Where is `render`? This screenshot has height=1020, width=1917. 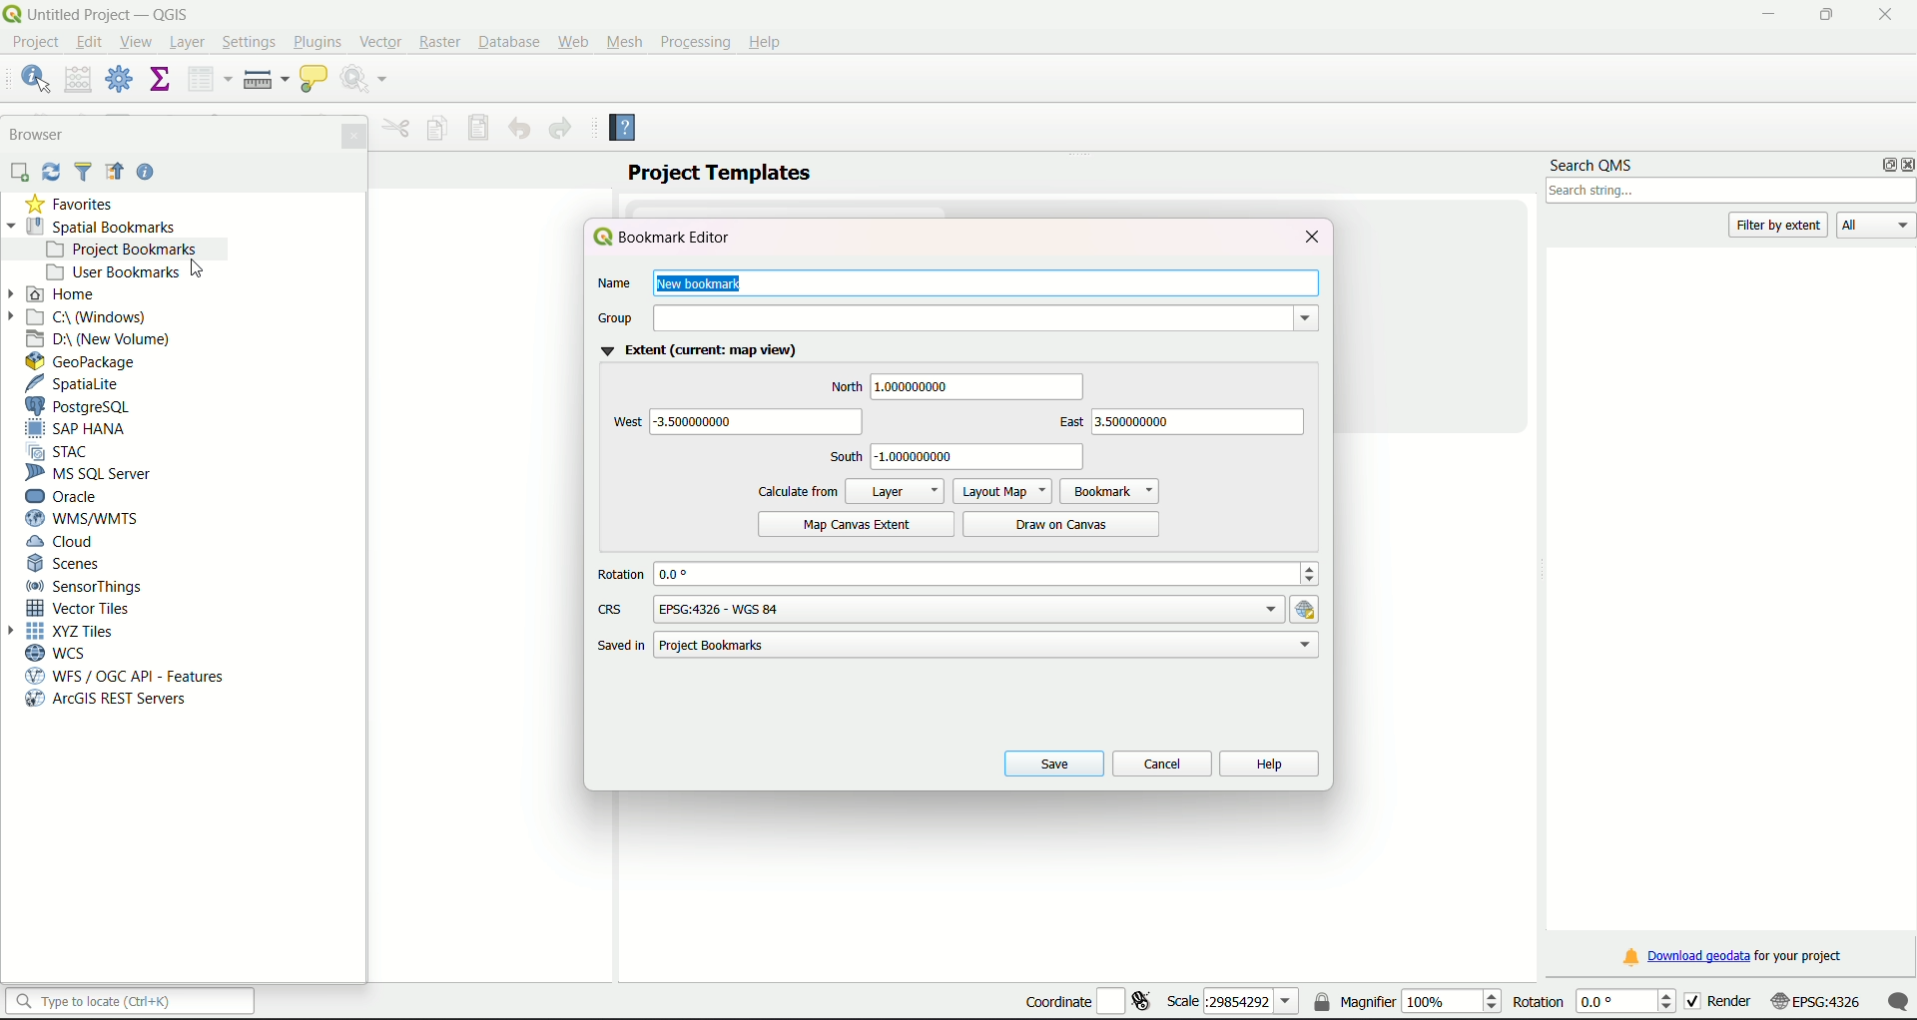
render is located at coordinates (1736, 1002).